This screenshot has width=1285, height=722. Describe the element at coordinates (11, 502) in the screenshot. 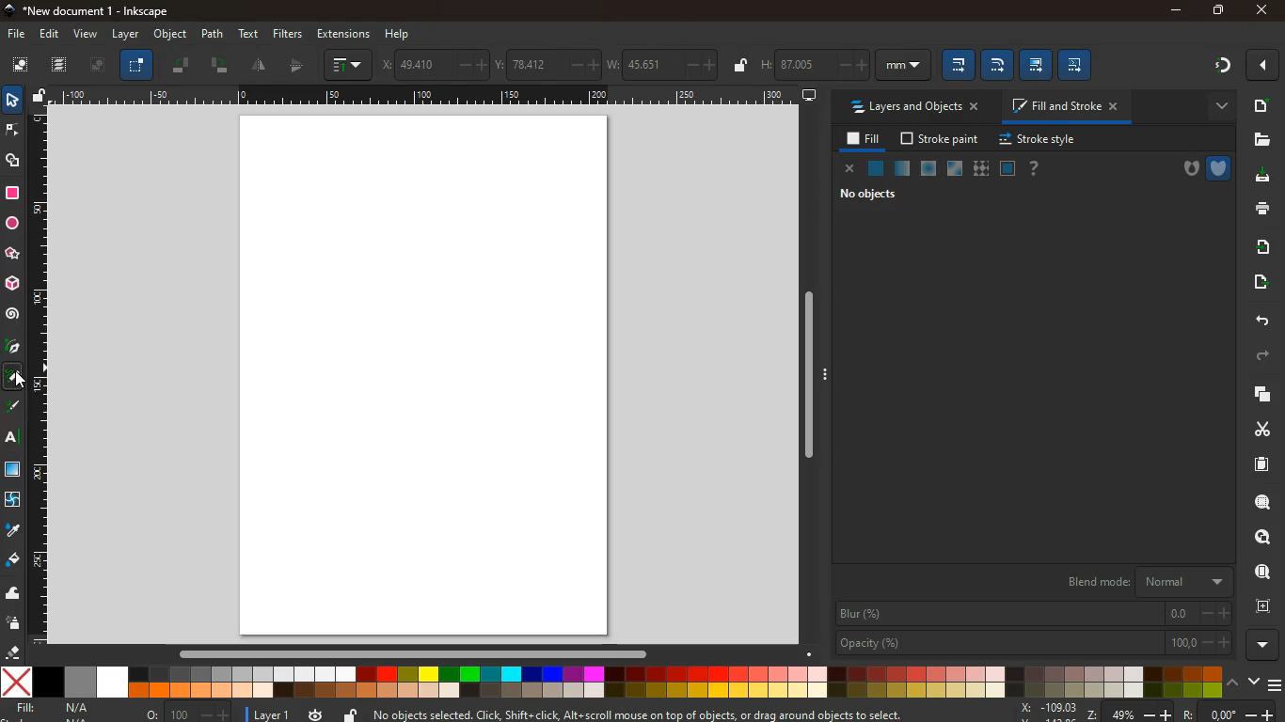

I see `twist` at that location.